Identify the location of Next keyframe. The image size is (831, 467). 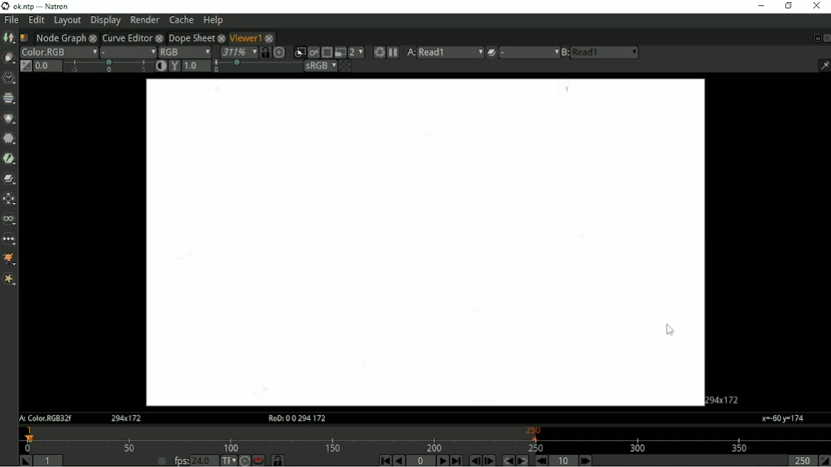
(523, 460).